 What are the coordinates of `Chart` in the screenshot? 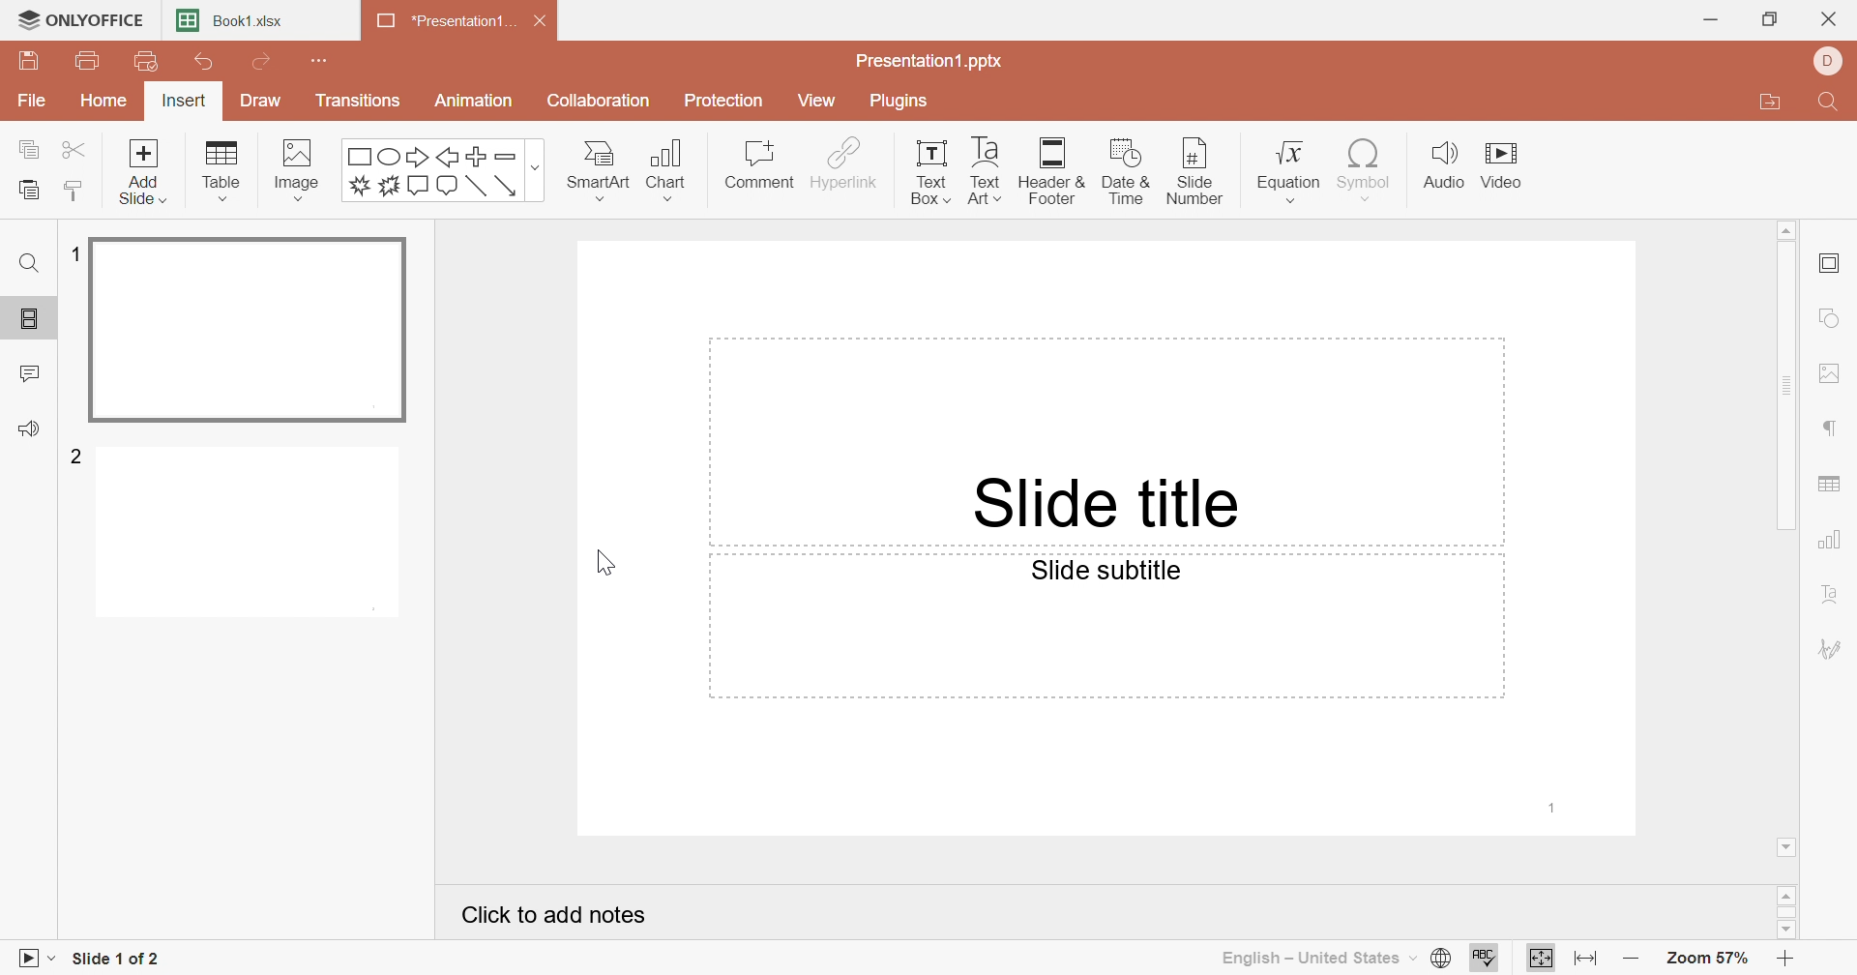 It's located at (674, 170).